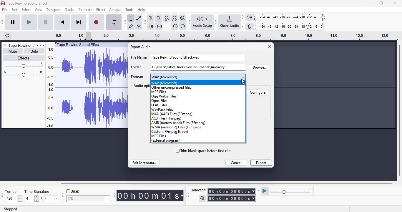 The image size is (402, 212). What do you see at coordinates (159, 27) in the screenshot?
I see `silence audio selection` at bounding box center [159, 27].